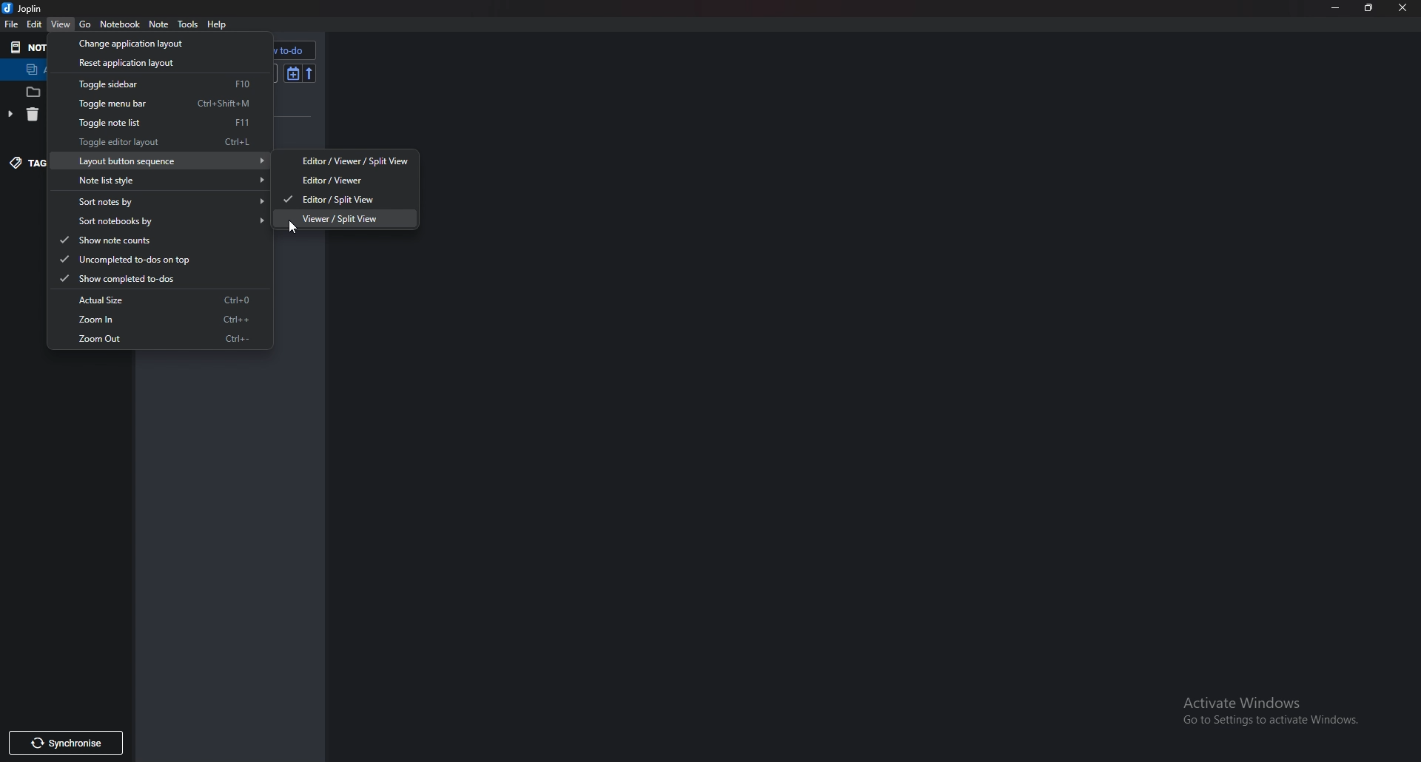  I want to click on Toggle sort order, so click(292, 73).